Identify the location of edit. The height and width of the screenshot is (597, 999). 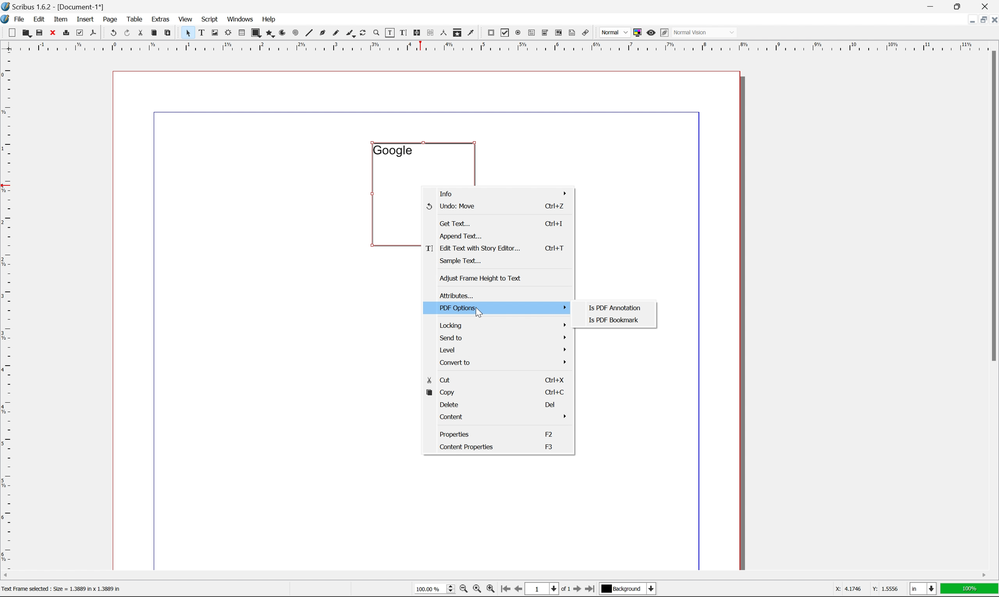
(40, 19).